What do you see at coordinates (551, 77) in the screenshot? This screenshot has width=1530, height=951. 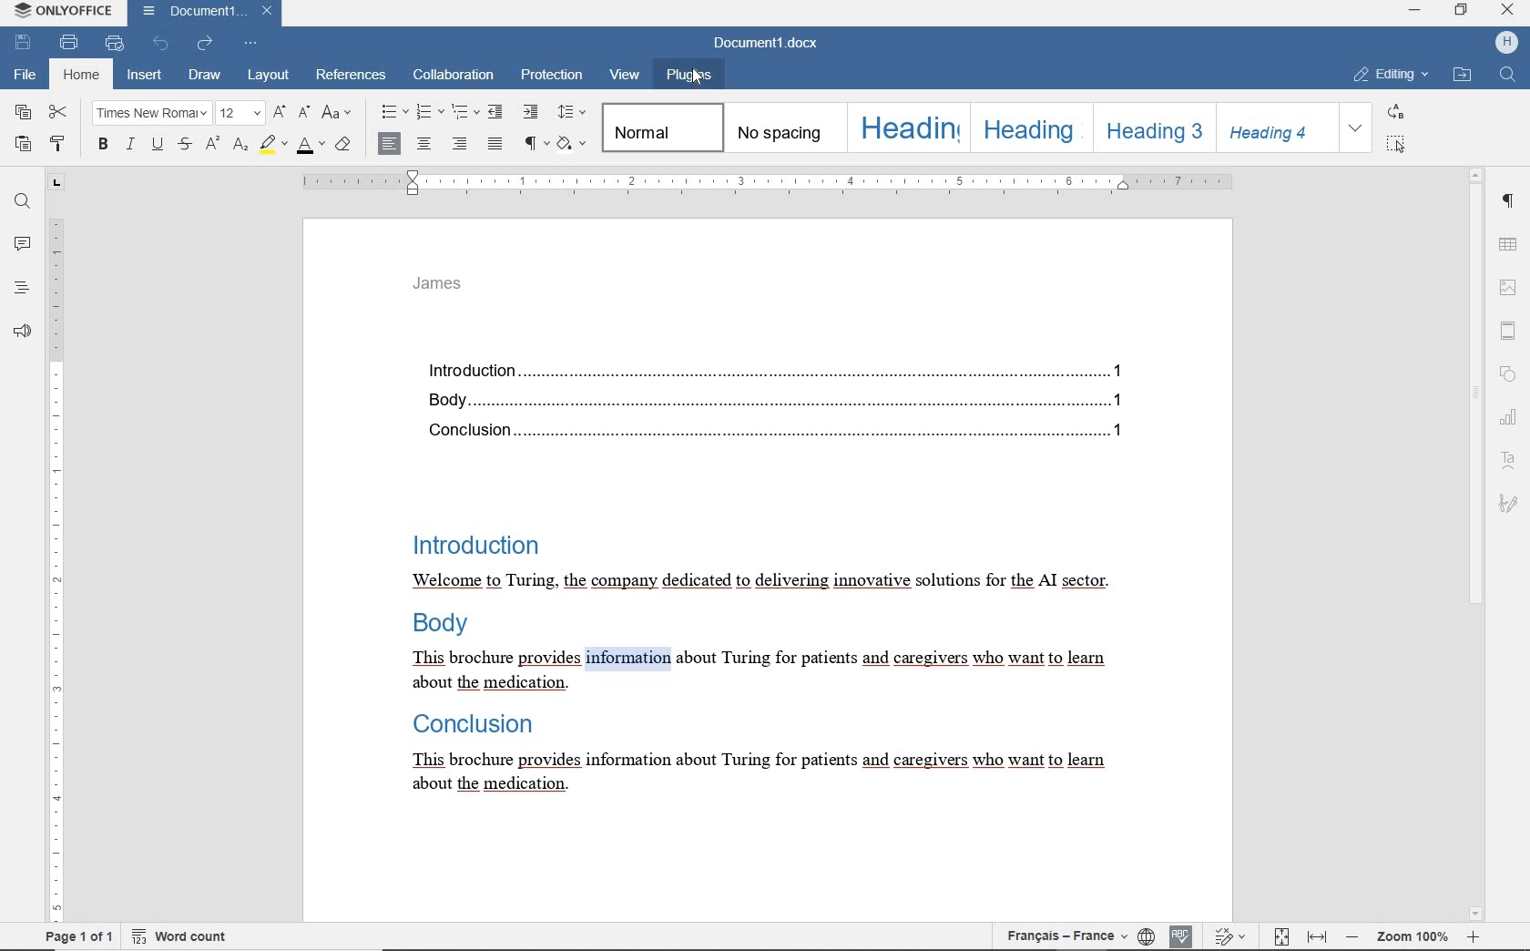 I see `PROTECTION` at bounding box center [551, 77].